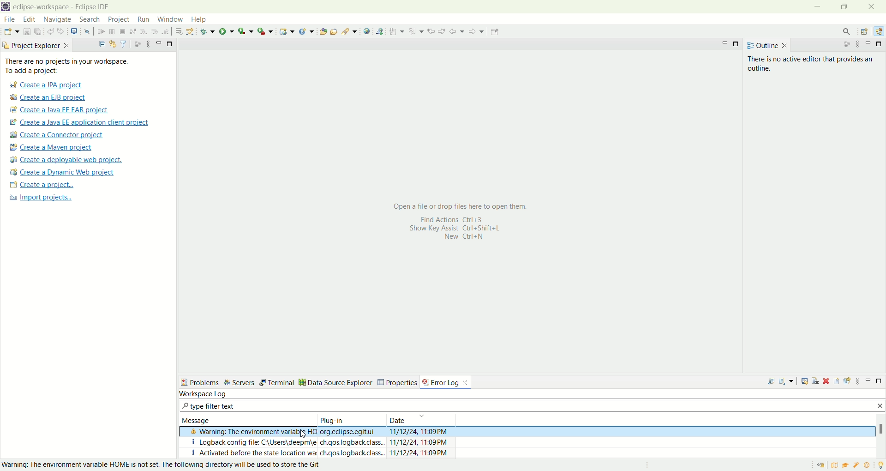  Describe the element at coordinates (305, 434) in the screenshot. I see `cursor` at that location.